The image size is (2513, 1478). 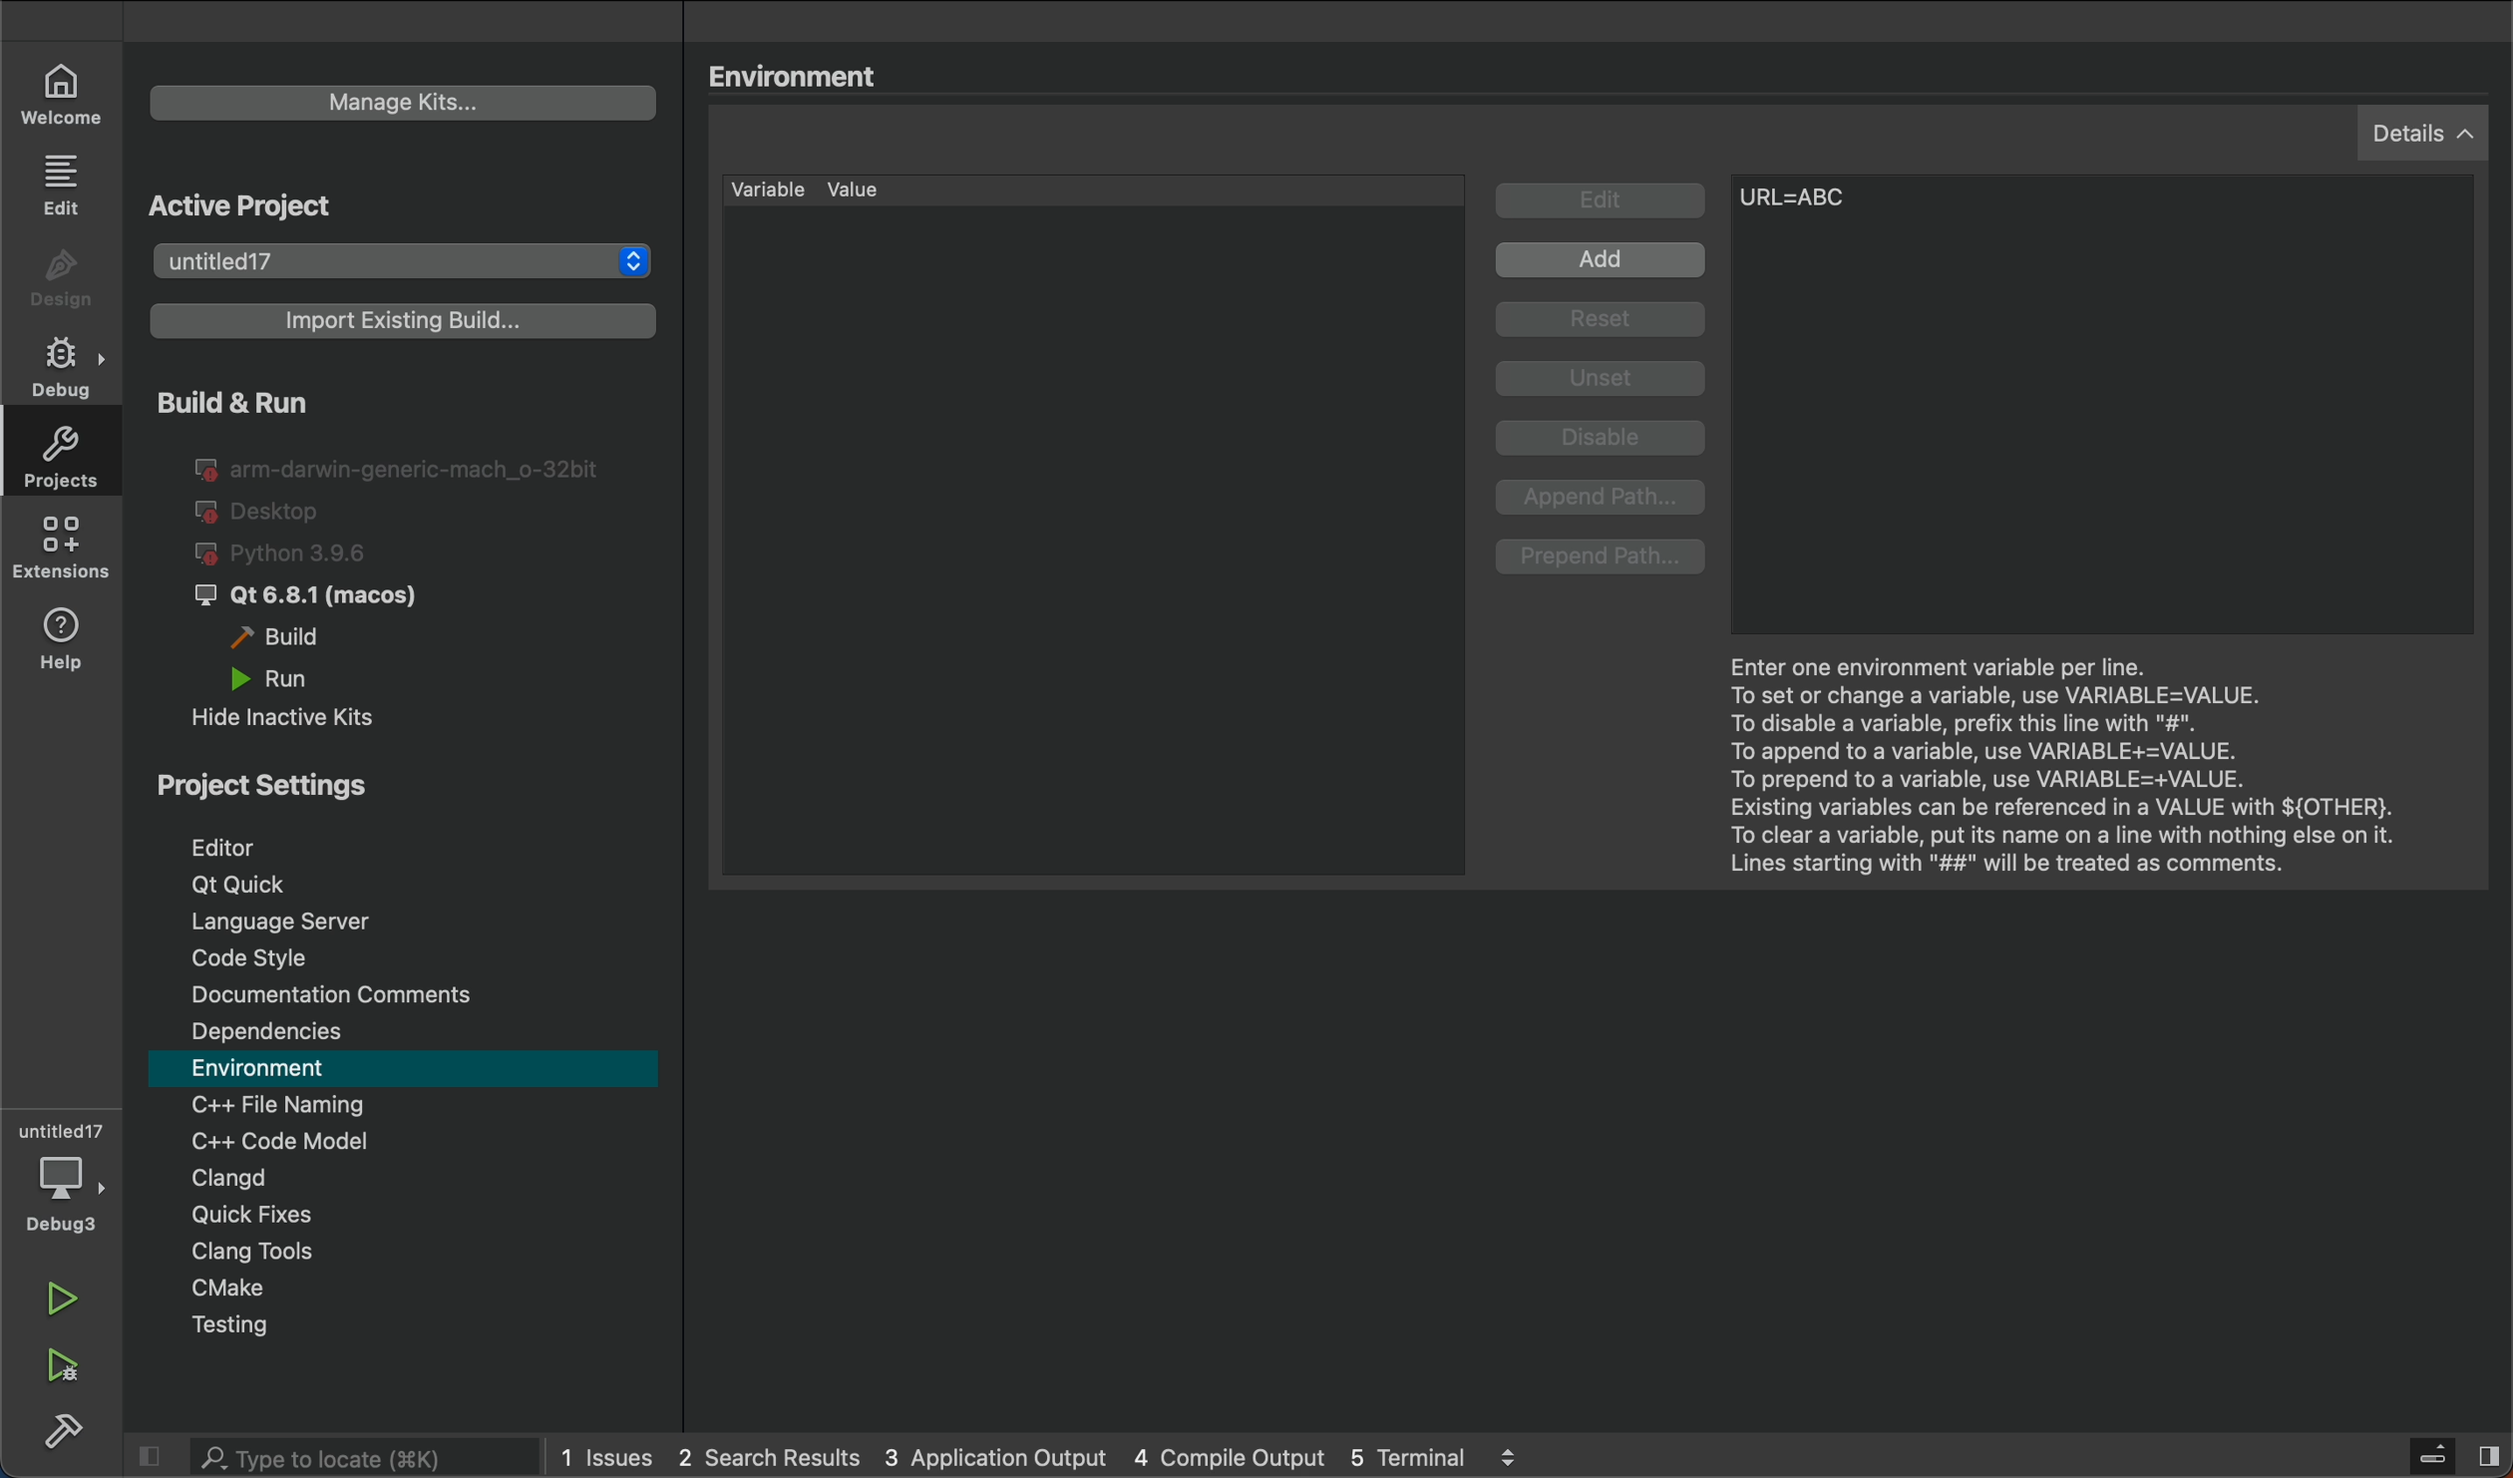 I want to click on Build & Run, so click(x=301, y=401).